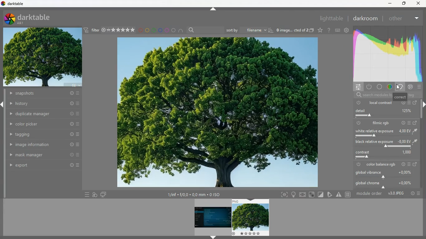 This screenshot has width=426, height=239. Describe the element at coordinates (167, 30) in the screenshot. I see `pink` at that location.